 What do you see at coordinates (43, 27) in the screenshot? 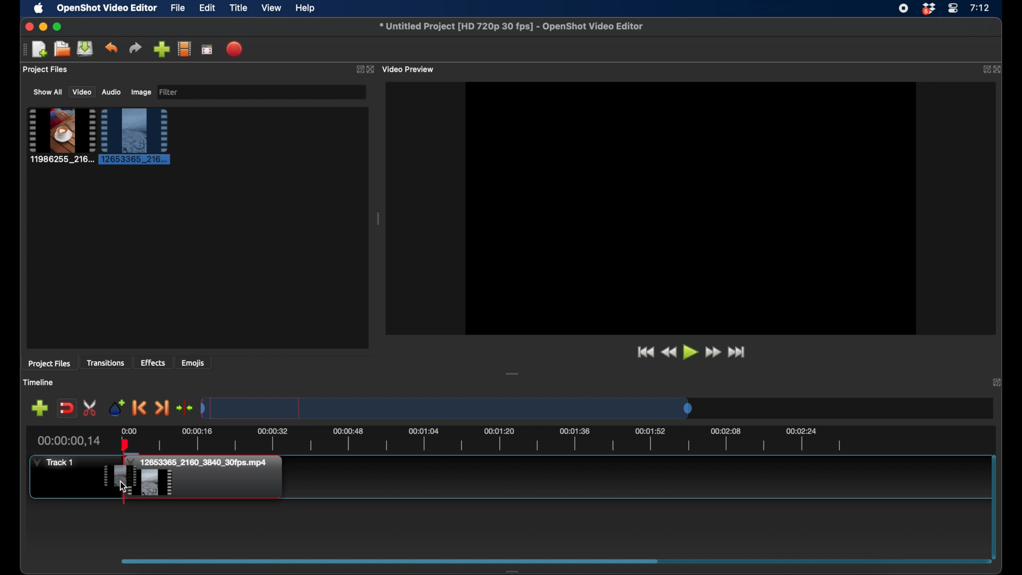
I see `minimize` at bounding box center [43, 27].